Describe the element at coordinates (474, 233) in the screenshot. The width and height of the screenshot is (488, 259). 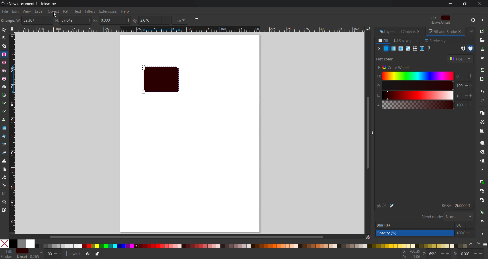
I see `increase opacity` at that location.